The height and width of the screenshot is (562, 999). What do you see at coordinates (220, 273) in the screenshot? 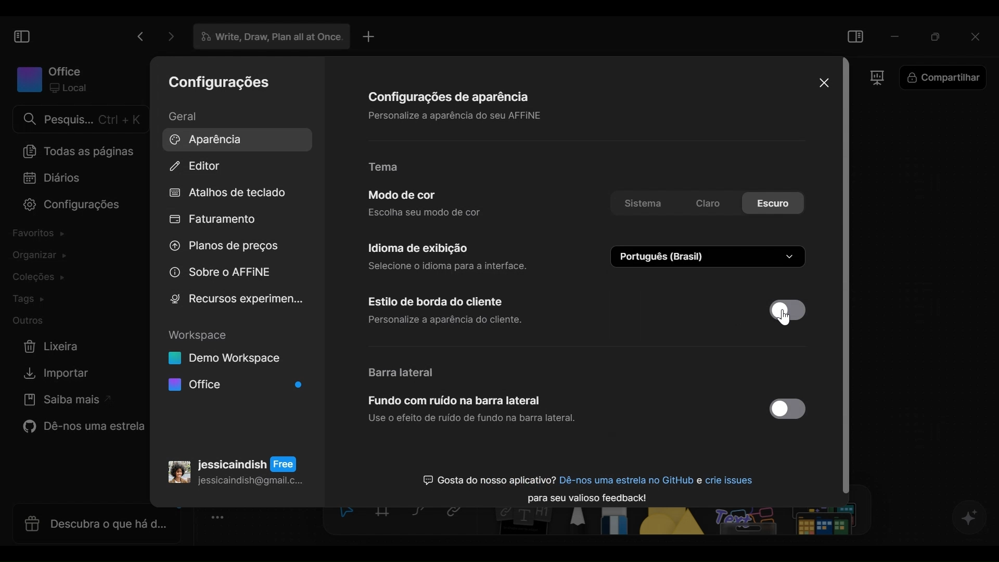
I see `About AFFiNE` at bounding box center [220, 273].